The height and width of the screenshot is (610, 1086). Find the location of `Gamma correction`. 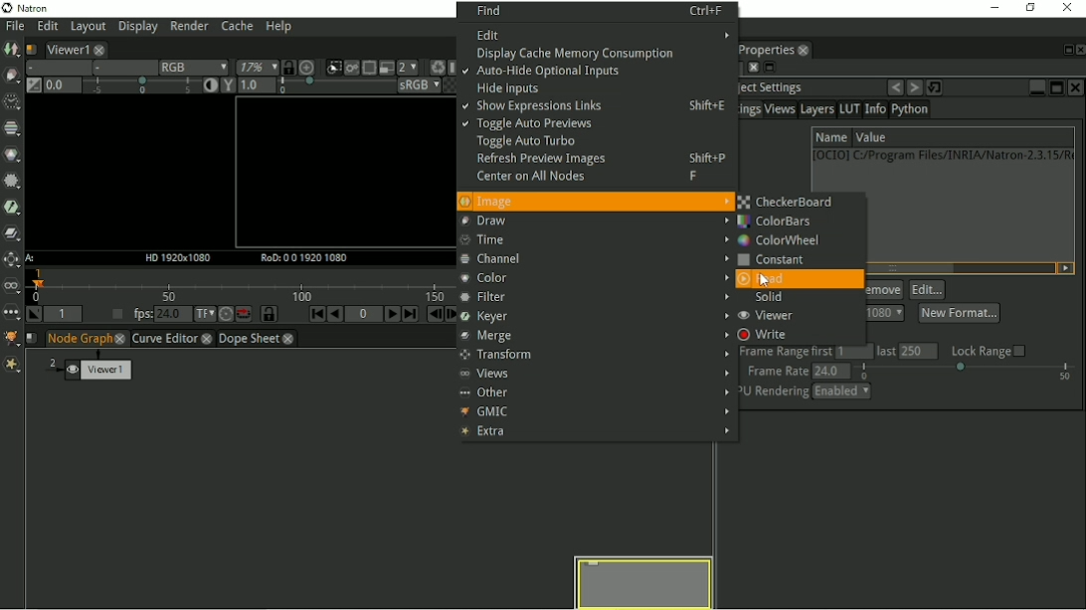

Gamma correction is located at coordinates (301, 86).